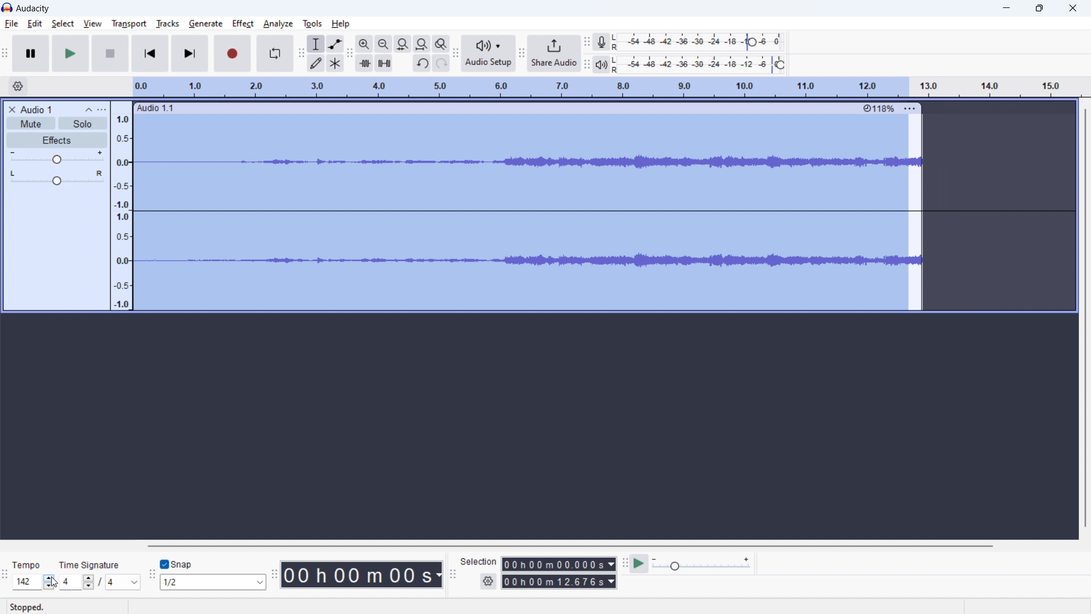  I want to click on effect, so click(243, 24).